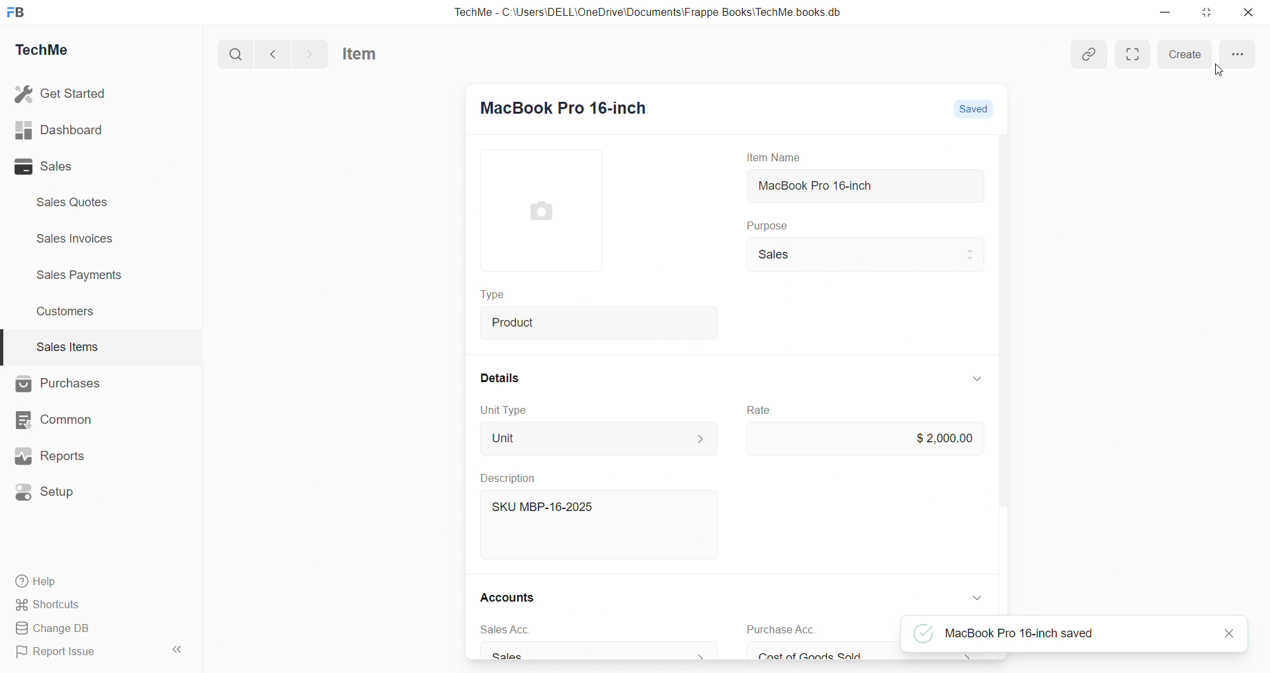 The height and width of the screenshot is (673, 1270). What do you see at coordinates (504, 630) in the screenshot?
I see `sales Acc` at bounding box center [504, 630].